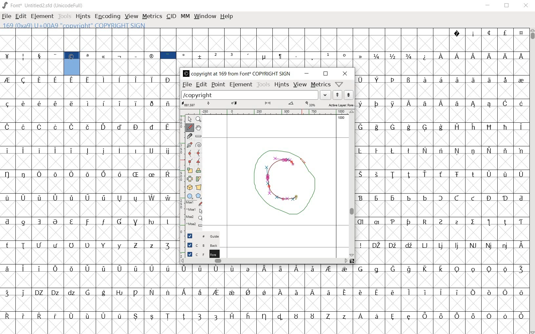  Describe the element at coordinates (199, 254) in the screenshot. I see `foreground layer` at that location.